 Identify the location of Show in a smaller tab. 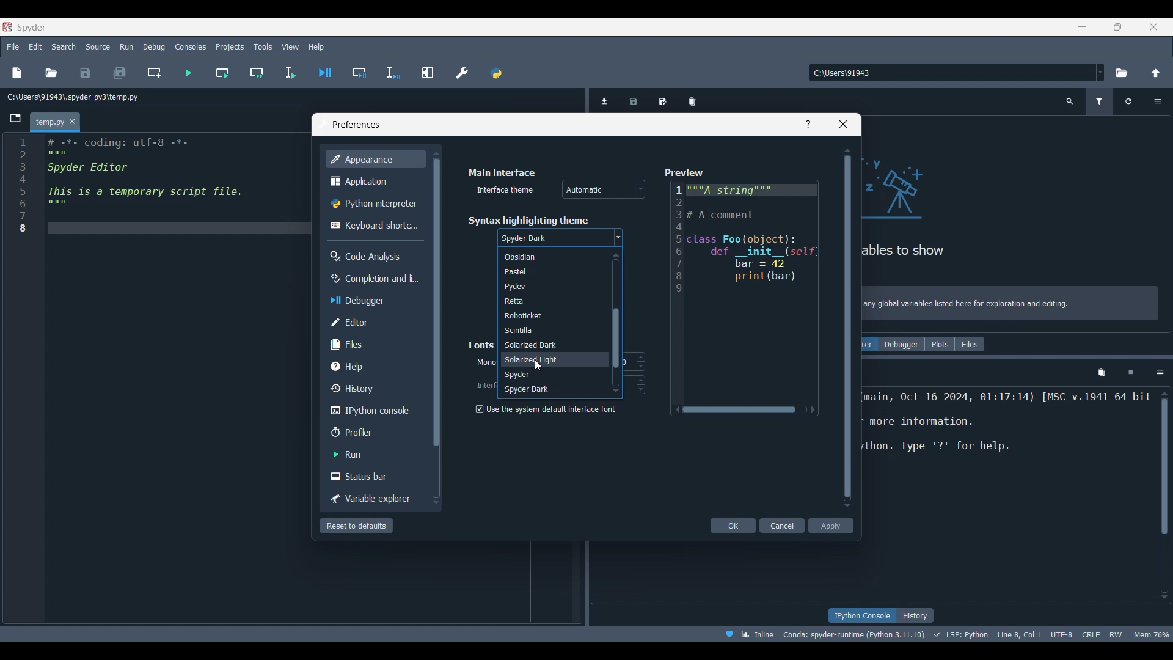
(1117, 27).